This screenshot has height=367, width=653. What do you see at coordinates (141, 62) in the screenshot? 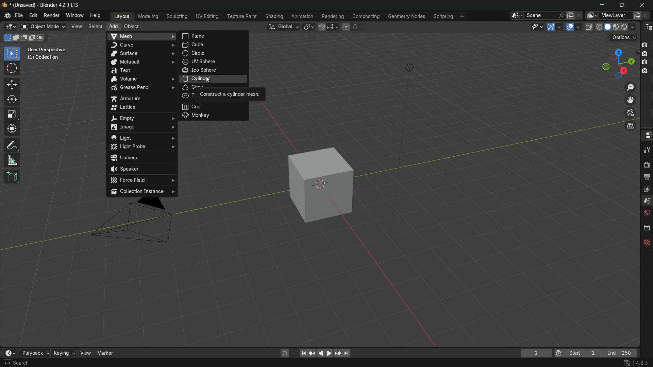
I see `metaball` at bounding box center [141, 62].